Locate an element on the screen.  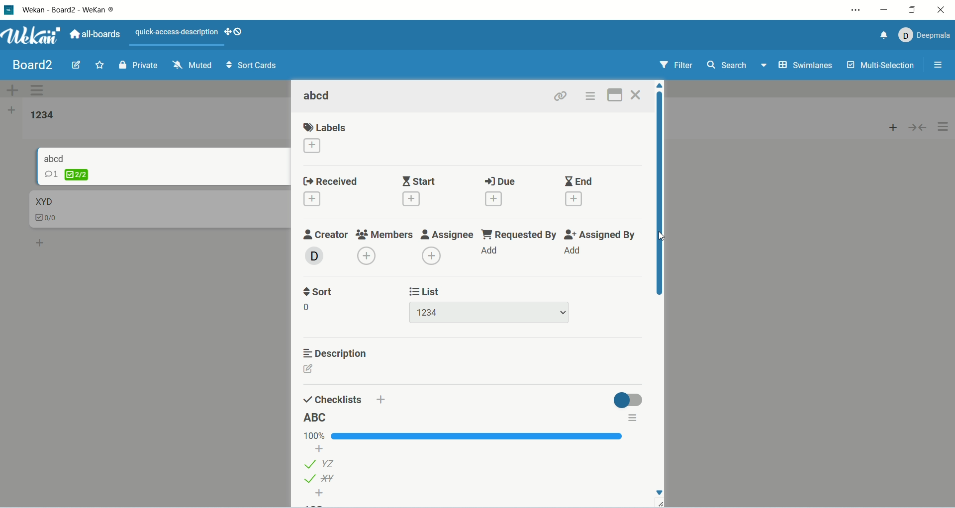
list title is located at coordinates (44, 115).